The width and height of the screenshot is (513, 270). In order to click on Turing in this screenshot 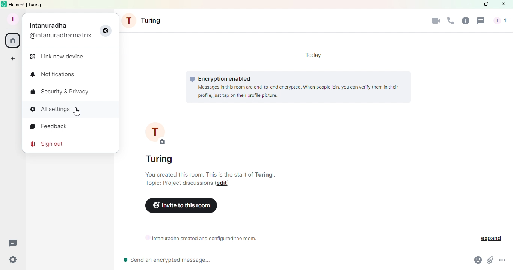, I will do `click(144, 22)`.